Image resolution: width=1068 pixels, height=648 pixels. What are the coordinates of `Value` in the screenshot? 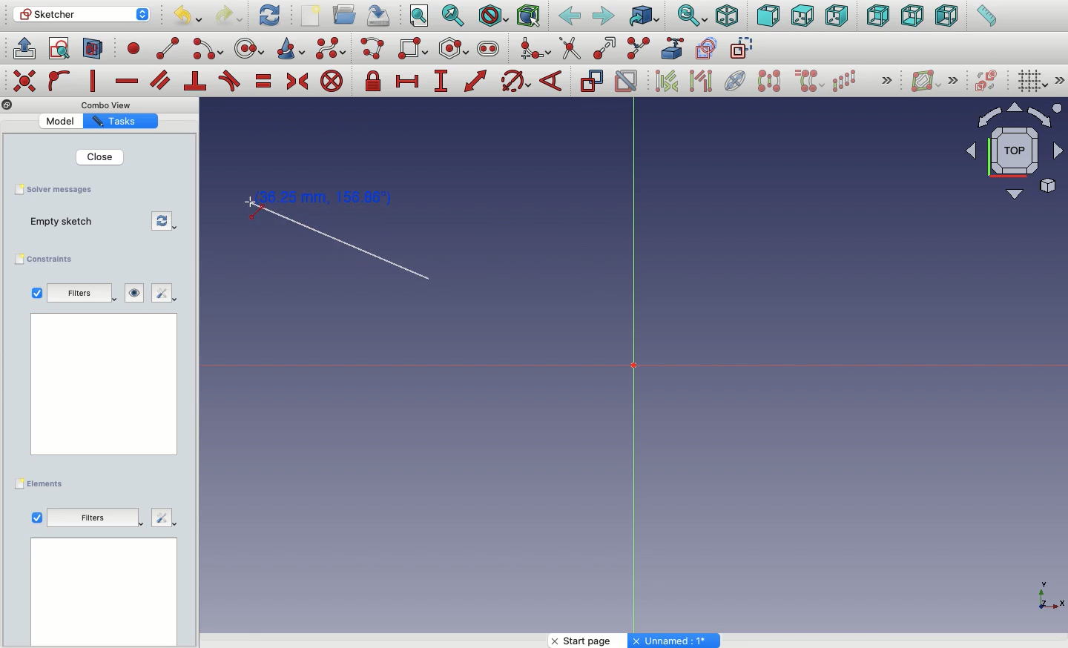 It's located at (60, 122).